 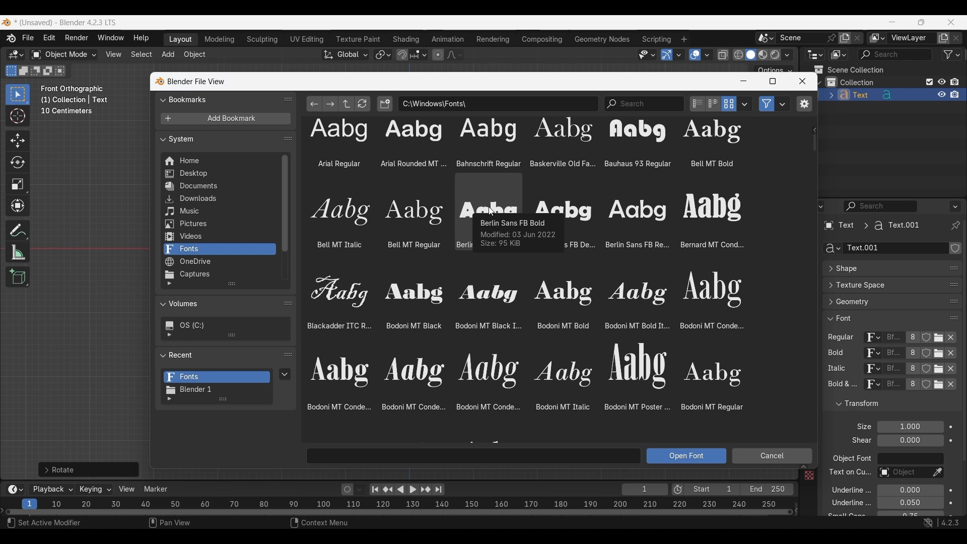 What do you see at coordinates (288, 139) in the screenshot?
I see `Change order in list` at bounding box center [288, 139].